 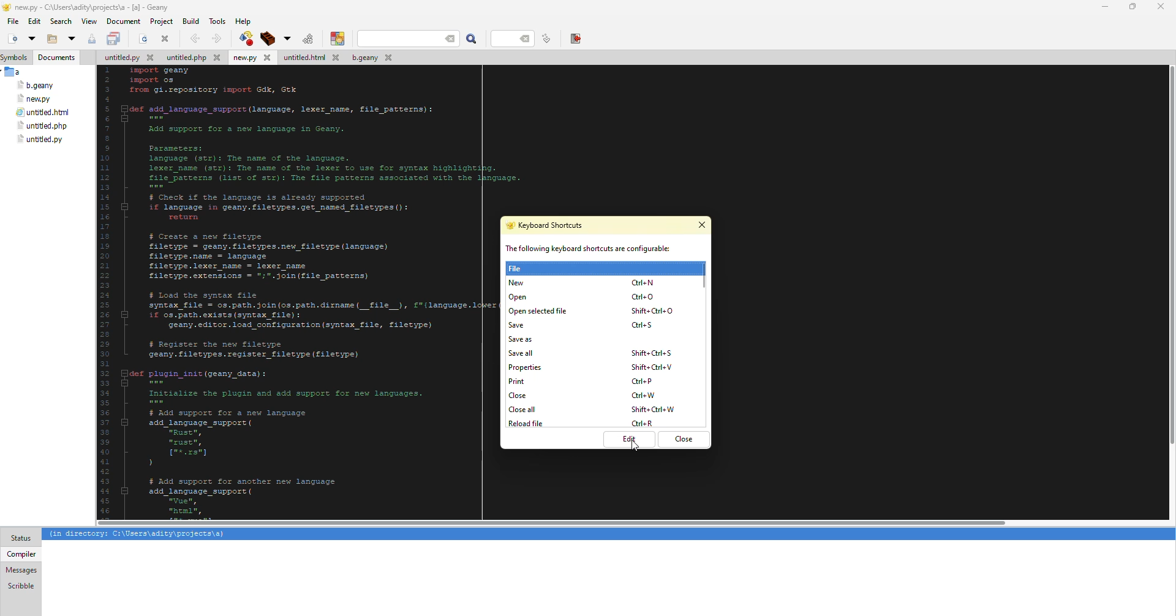 What do you see at coordinates (285, 39) in the screenshot?
I see `build options` at bounding box center [285, 39].